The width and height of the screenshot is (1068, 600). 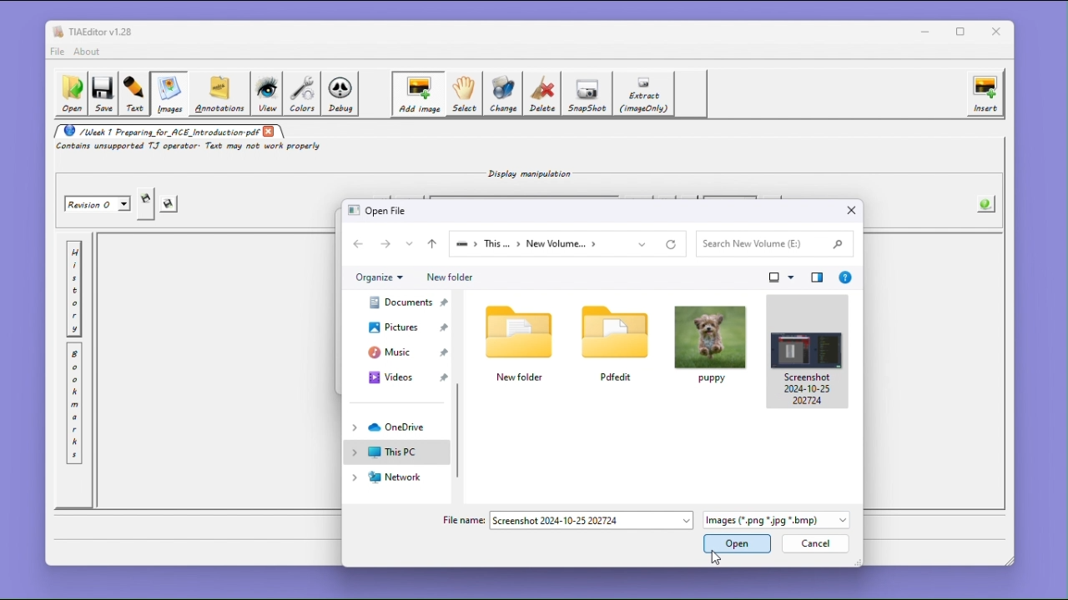 I want to click on New folder, so click(x=448, y=277).